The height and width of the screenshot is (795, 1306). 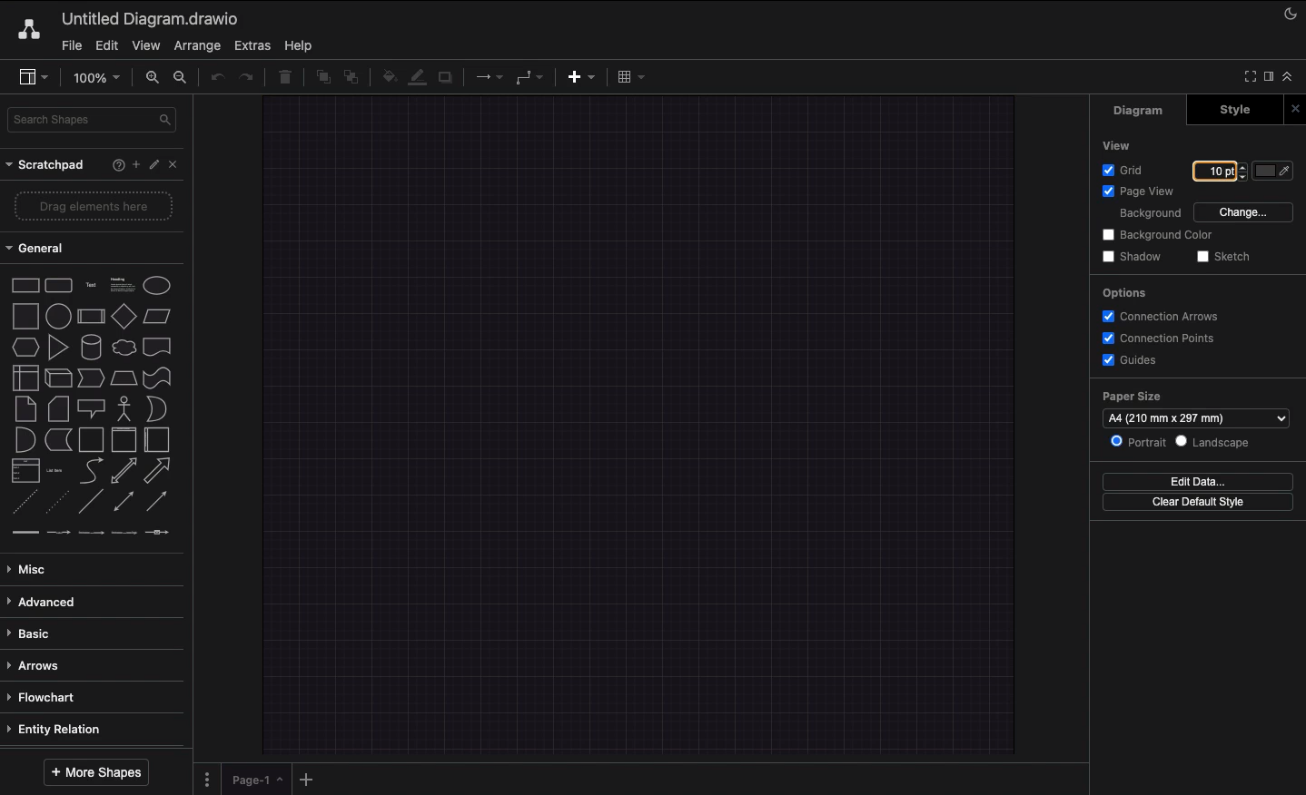 What do you see at coordinates (36, 631) in the screenshot?
I see `Basic` at bounding box center [36, 631].